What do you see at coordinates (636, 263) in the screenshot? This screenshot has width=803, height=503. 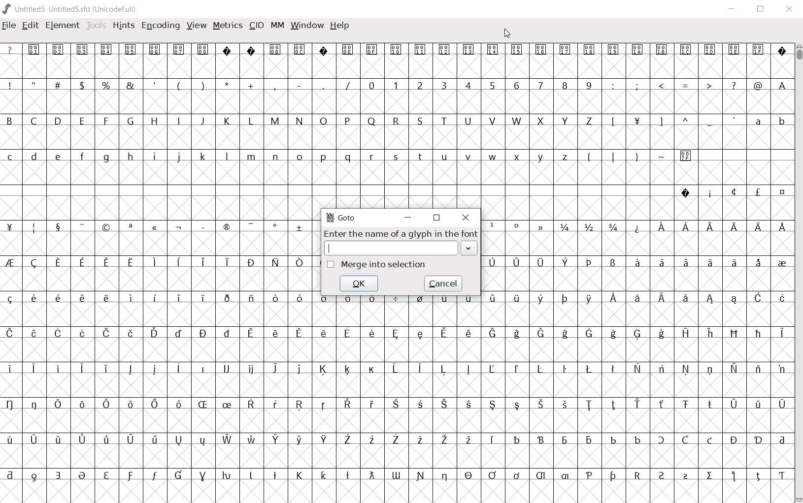 I see `Symbol` at bounding box center [636, 263].